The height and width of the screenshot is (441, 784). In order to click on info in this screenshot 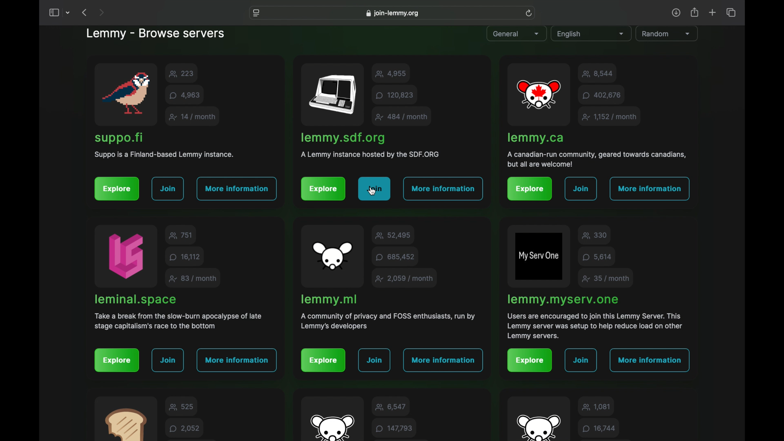, I will do `click(387, 321)`.